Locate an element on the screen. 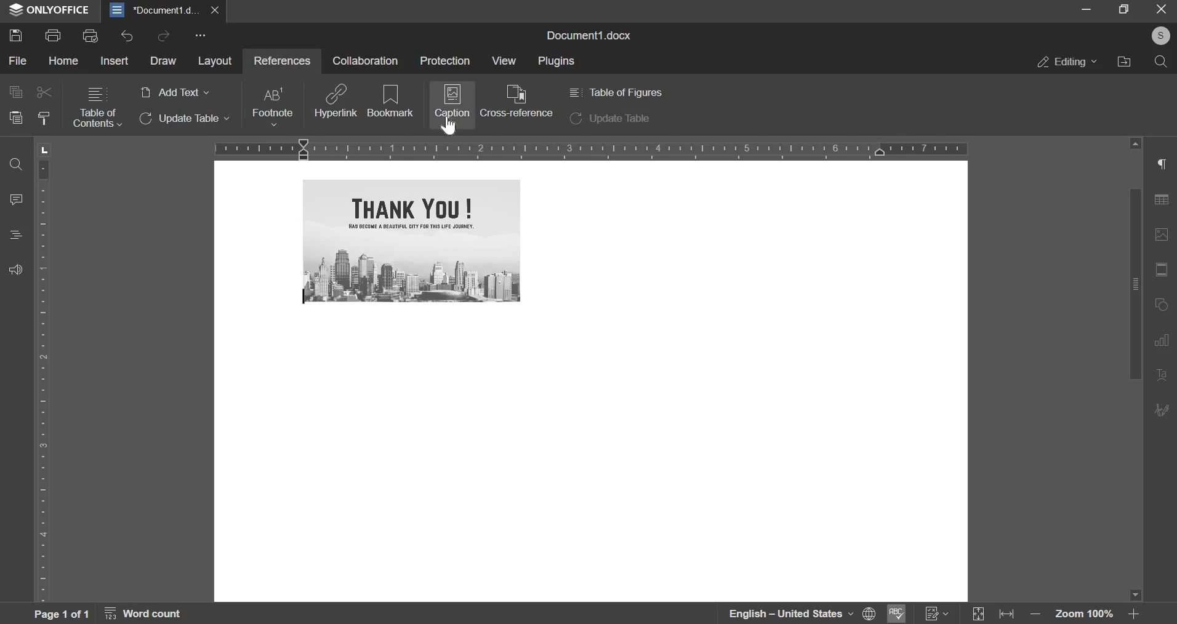 The image size is (1177, 624). Expand is located at coordinates (979, 615).